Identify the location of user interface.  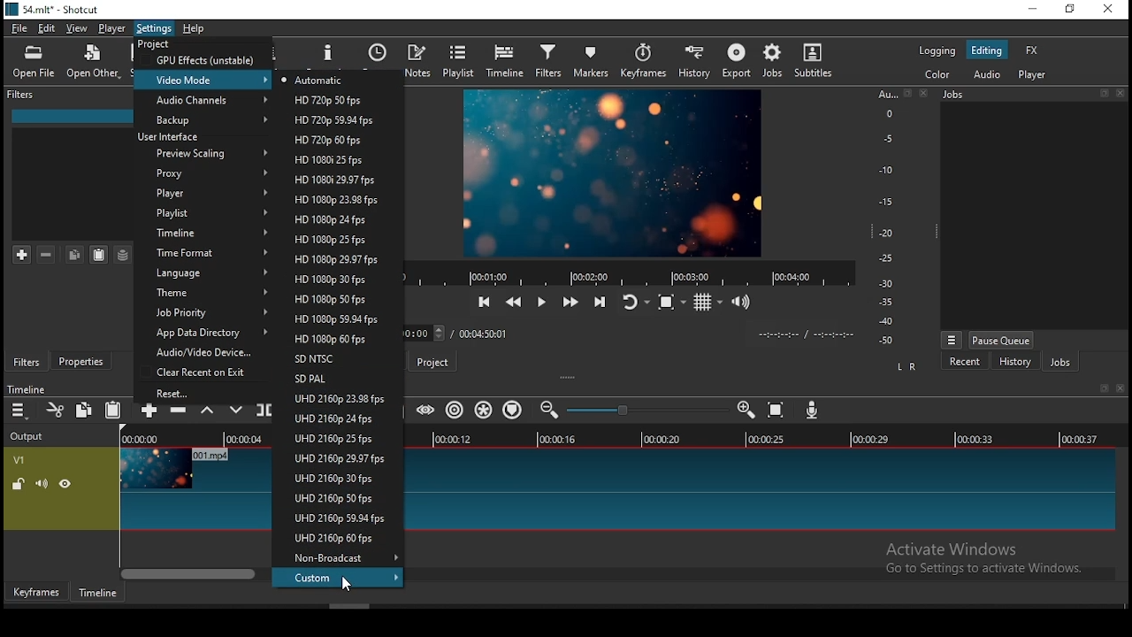
(173, 136).